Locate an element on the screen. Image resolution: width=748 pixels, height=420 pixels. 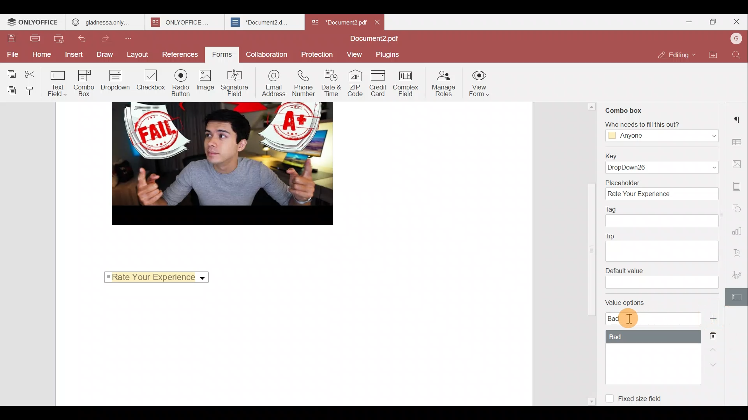
Collaboration is located at coordinates (266, 54).